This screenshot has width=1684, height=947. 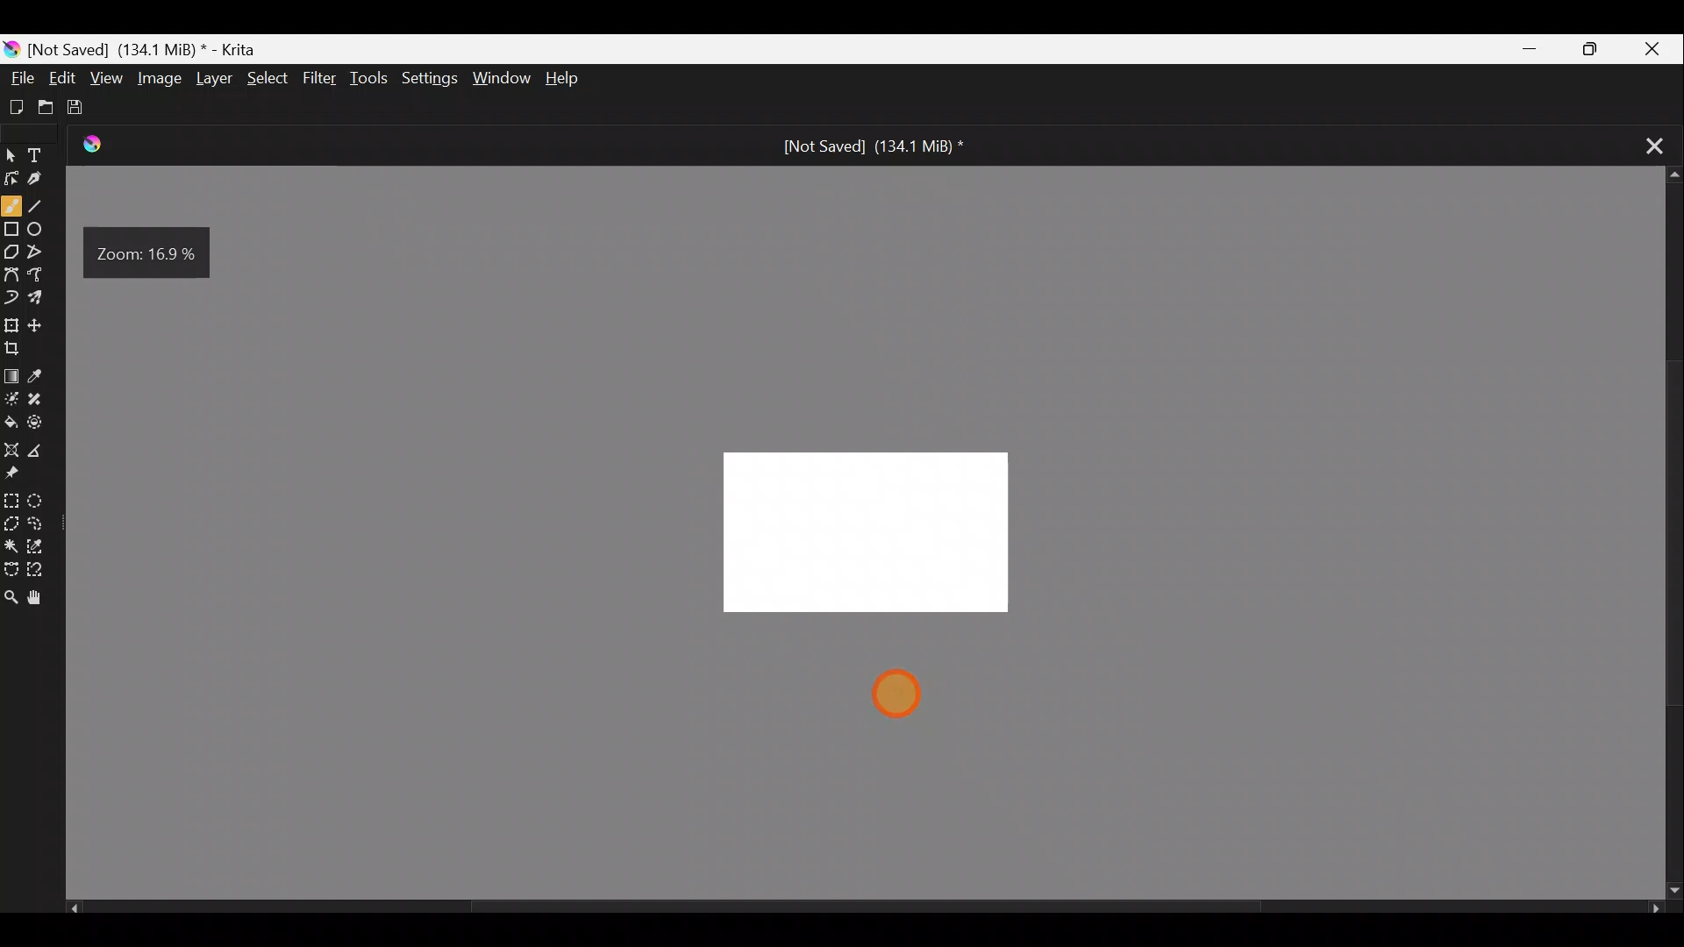 What do you see at coordinates (40, 226) in the screenshot?
I see `Ellipse tool` at bounding box center [40, 226].